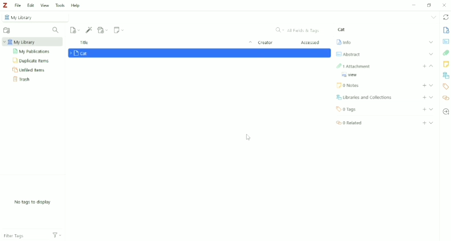  I want to click on Expand section, so click(431, 90).